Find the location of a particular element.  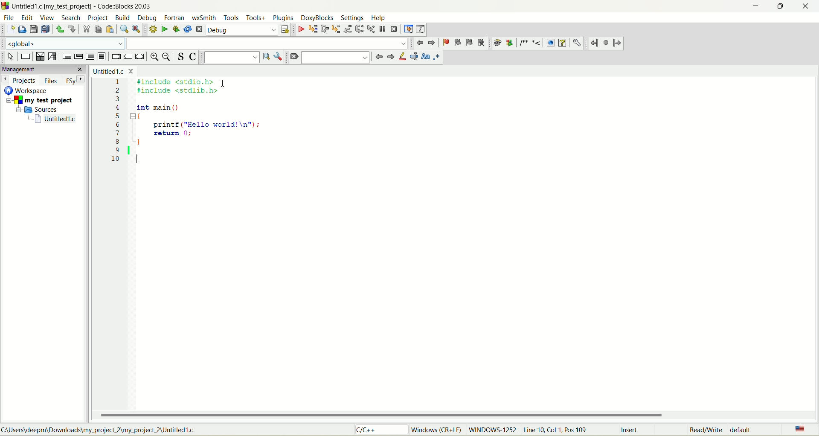

build and run is located at coordinates (177, 29).